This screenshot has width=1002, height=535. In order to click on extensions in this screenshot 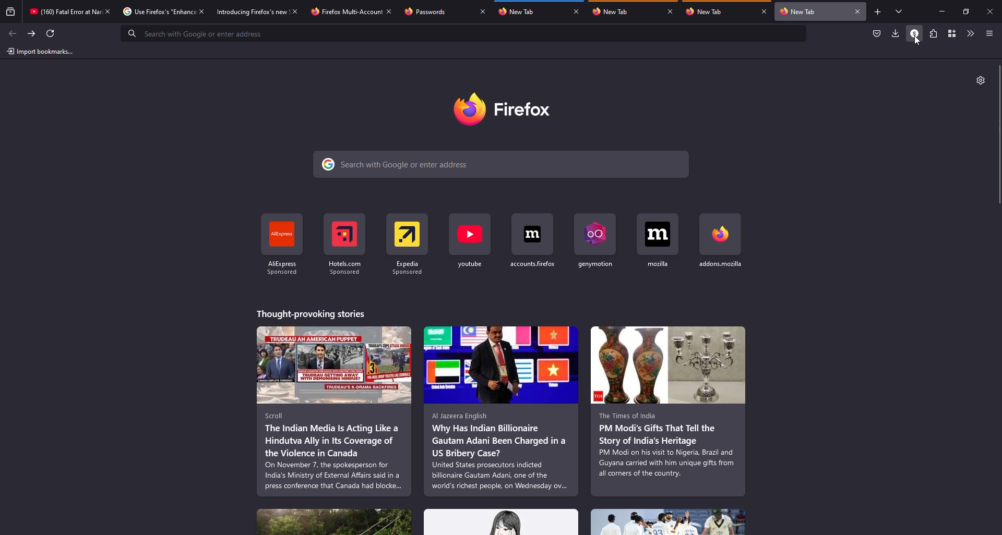, I will do `click(933, 33)`.